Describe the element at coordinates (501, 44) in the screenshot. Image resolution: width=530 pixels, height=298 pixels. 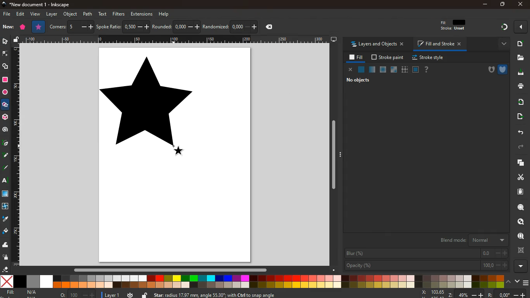
I see `more` at that location.